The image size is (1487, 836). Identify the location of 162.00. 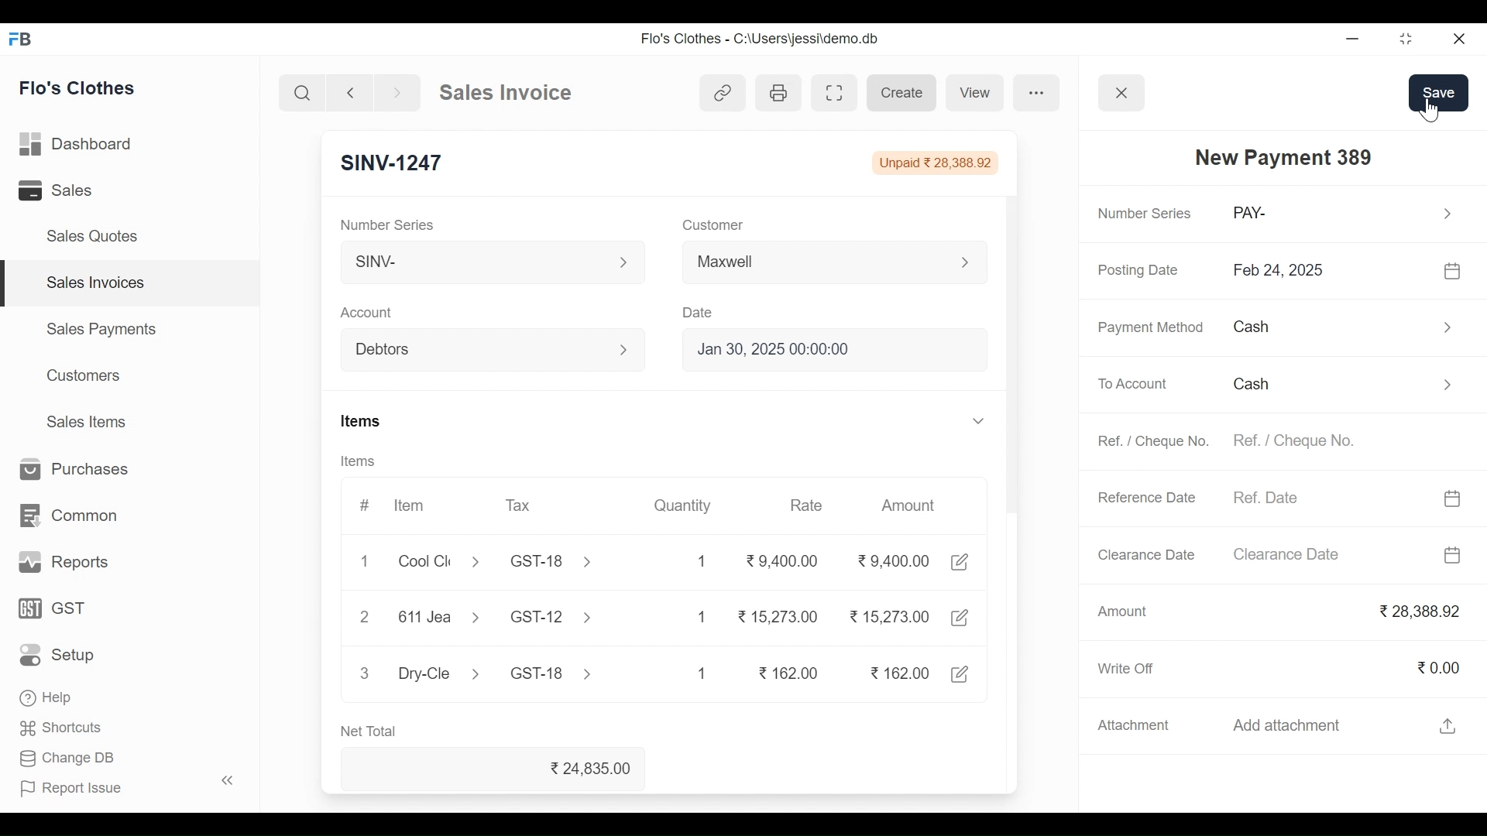
(785, 673).